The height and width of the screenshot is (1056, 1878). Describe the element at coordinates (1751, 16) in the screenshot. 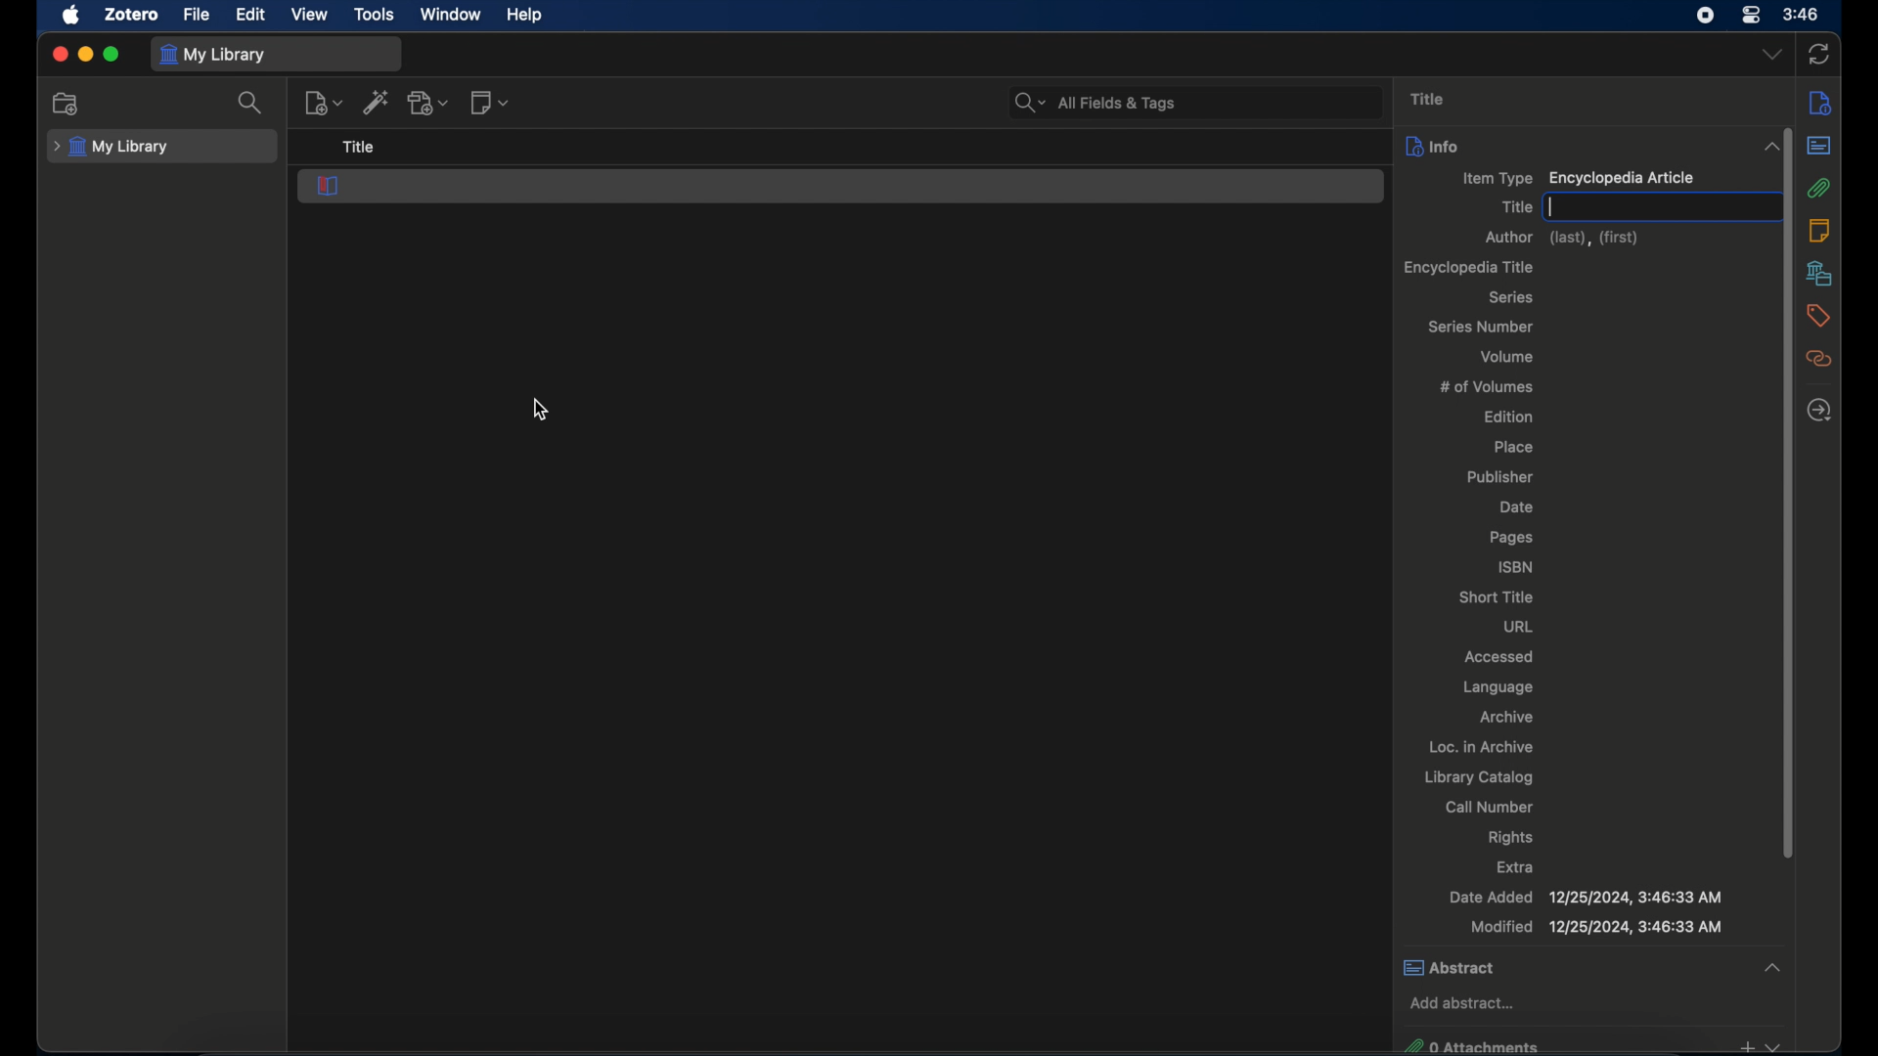

I see `control center` at that location.